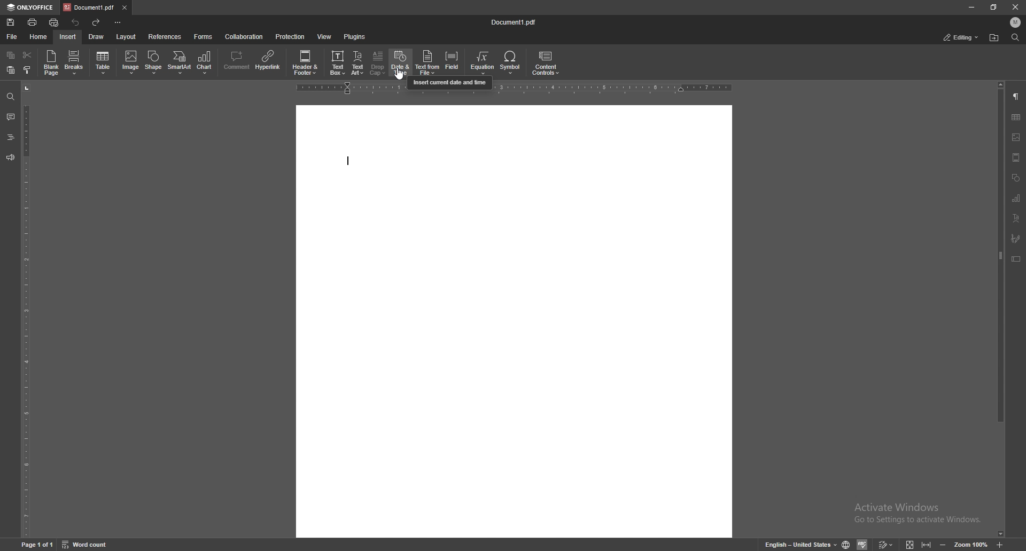  I want to click on text box, so click(338, 62).